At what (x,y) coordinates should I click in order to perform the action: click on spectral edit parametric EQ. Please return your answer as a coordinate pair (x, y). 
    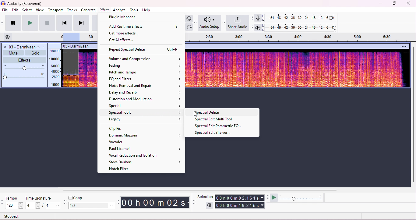
    Looking at the image, I should click on (220, 126).